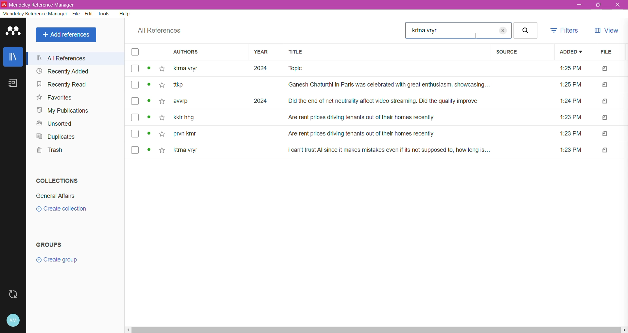 The height and width of the screenshot is (333, 628). I want to click on  ttkp Ganesh Chaturthi in Paris was celebrated with great enthusiasm, showcasing...   1:25 PM, so click(380, 86).